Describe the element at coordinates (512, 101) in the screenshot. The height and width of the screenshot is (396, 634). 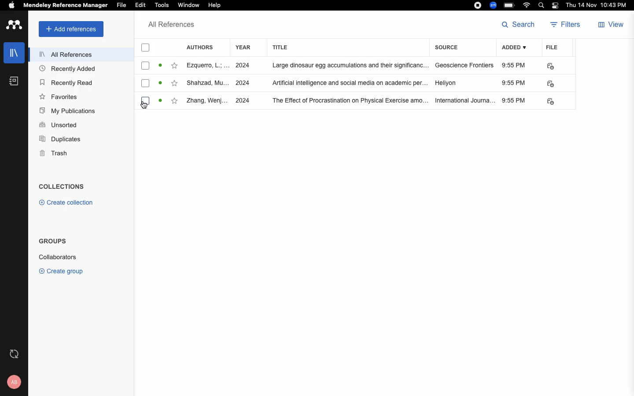
I see `9:55 PM` at that location.